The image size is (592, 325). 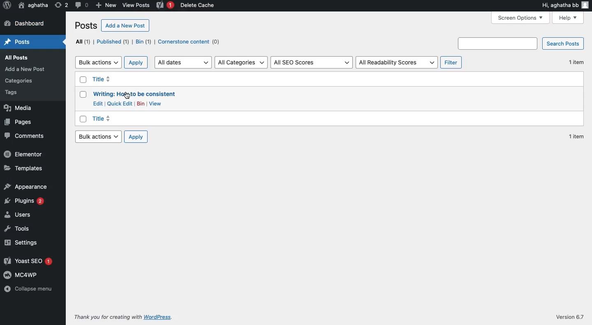 I want to click on All Posts, so click(x=18, y=57).